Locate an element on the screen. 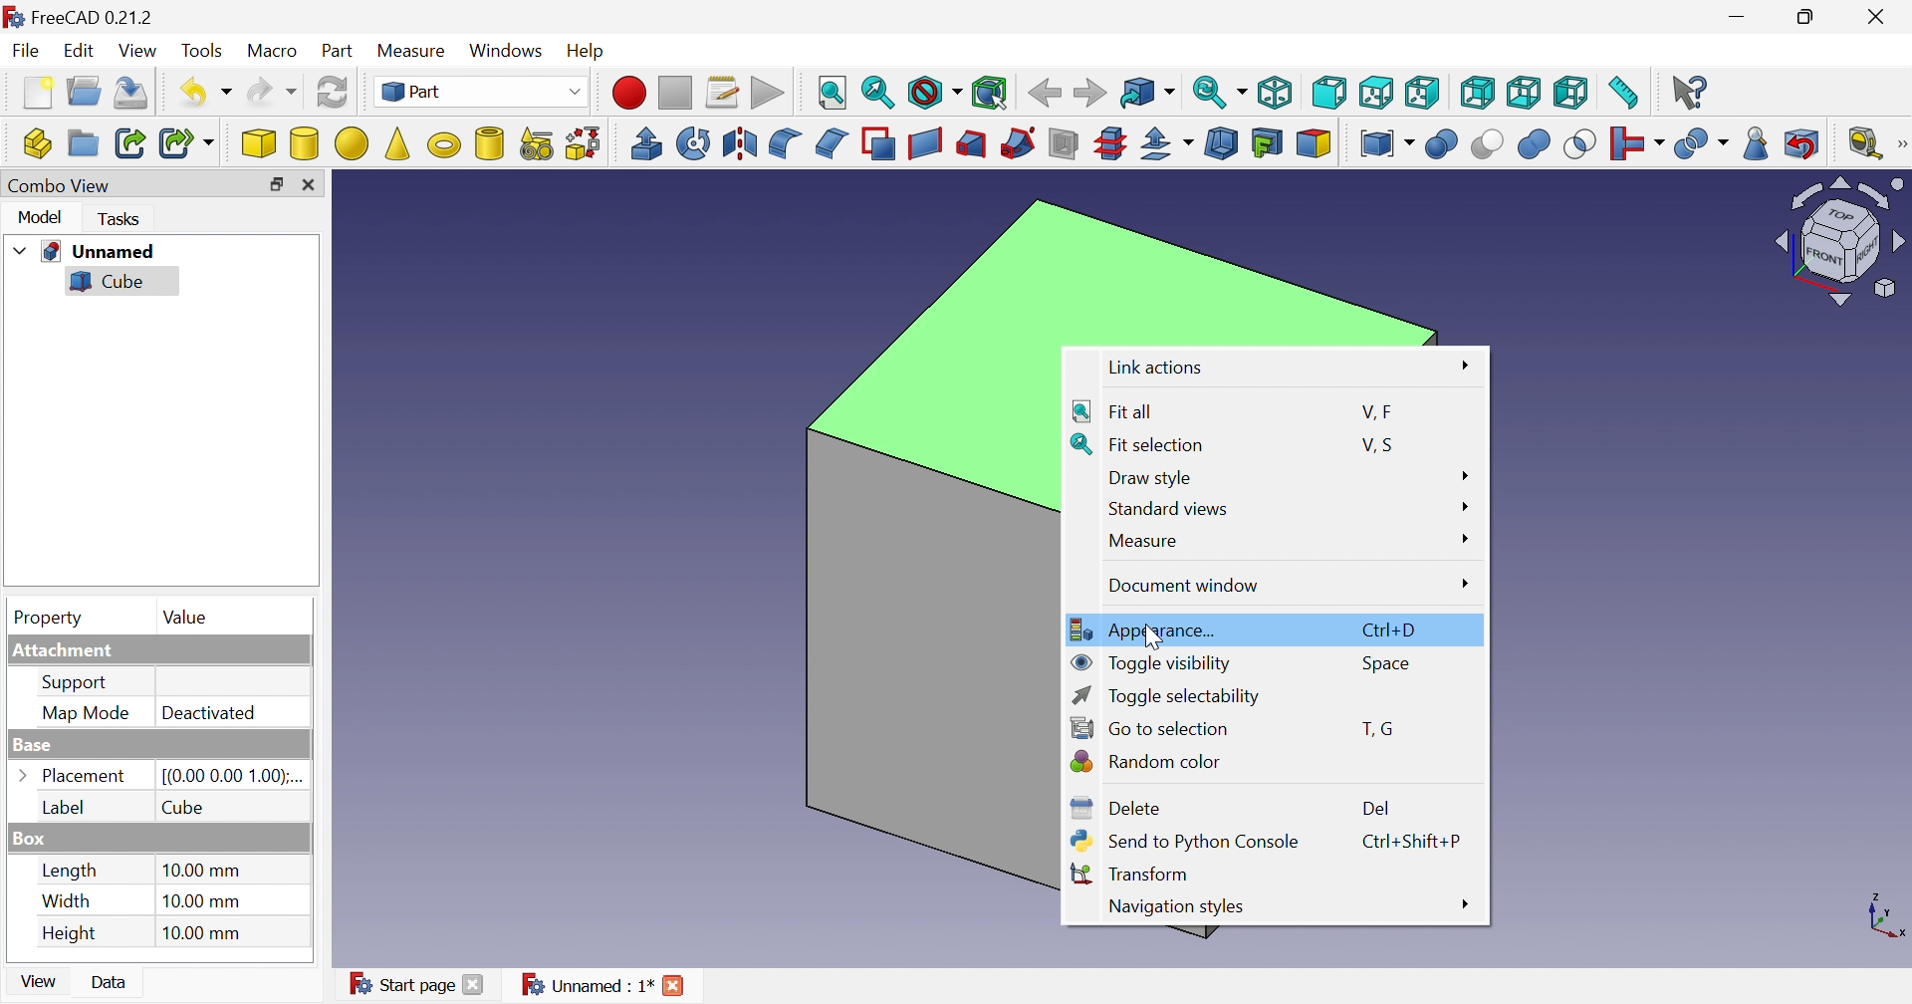  Join objects is located at coordinates (1640, 143).